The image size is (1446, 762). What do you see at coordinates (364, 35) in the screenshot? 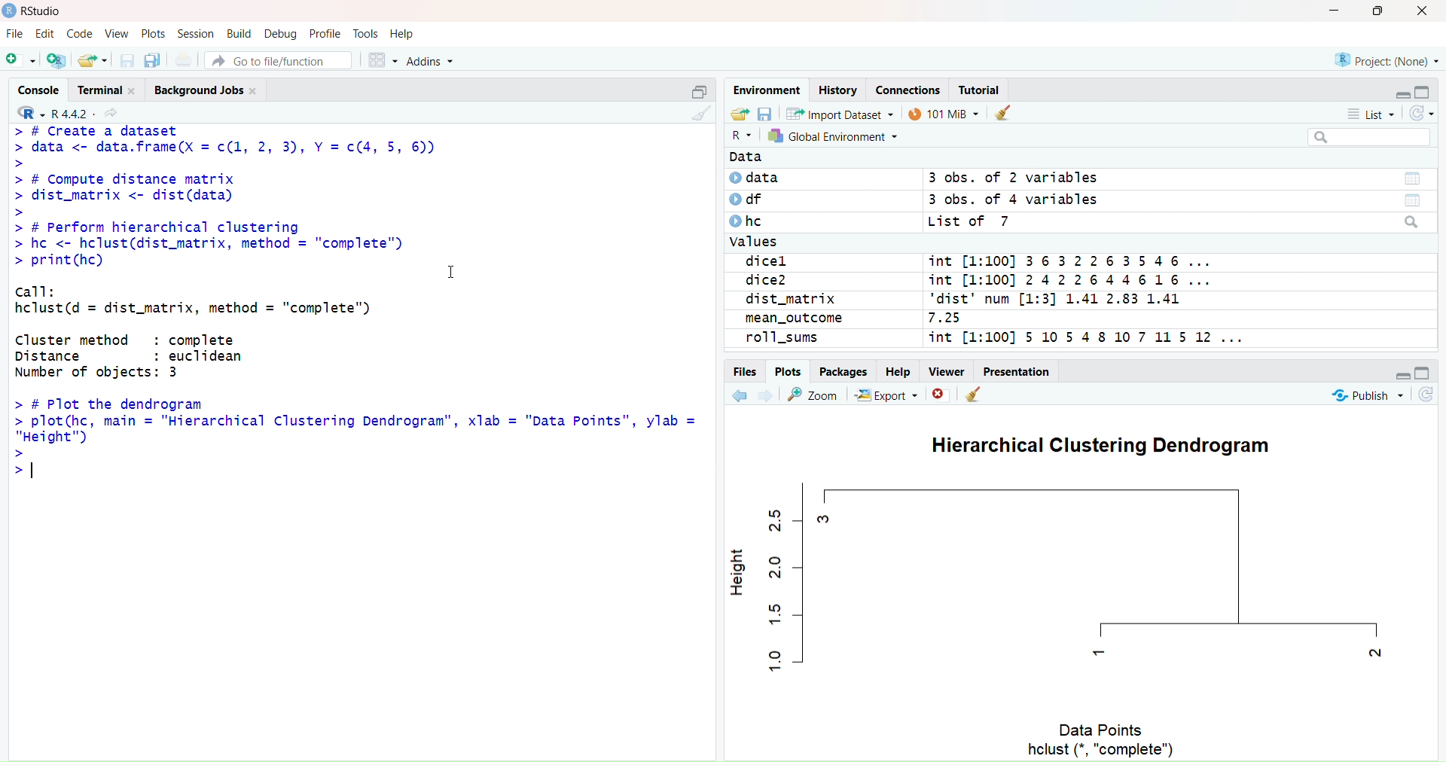
I see `Tools` at bounding box center [364, 35].